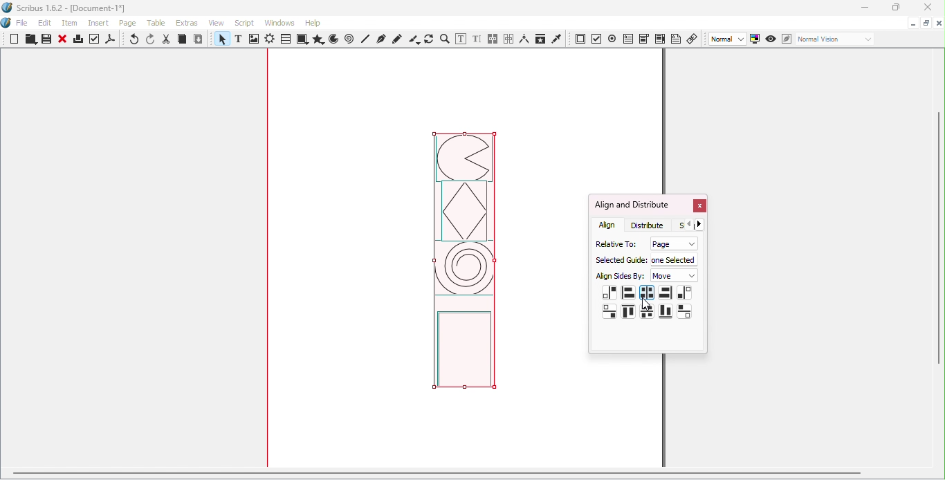 This screenshot has width=945, height=480. What do you see at coordinates (285, 39) in the screenshot?
I see `Table` at bounding box center [285, 39].